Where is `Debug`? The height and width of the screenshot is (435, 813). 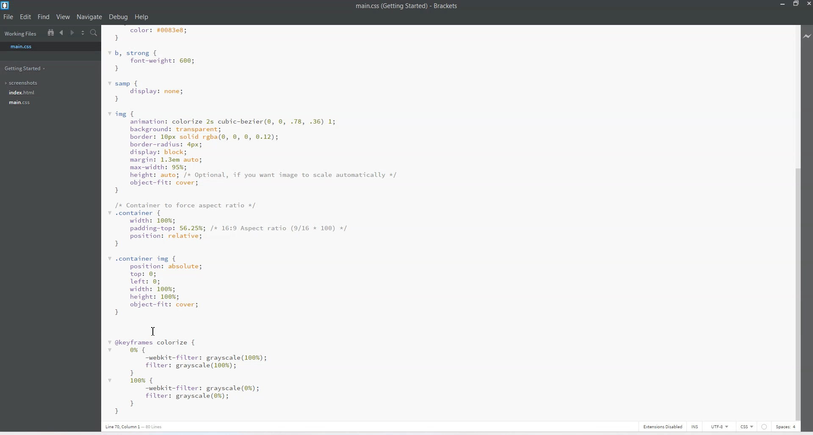
Debug is located at coordinates (118, 17).